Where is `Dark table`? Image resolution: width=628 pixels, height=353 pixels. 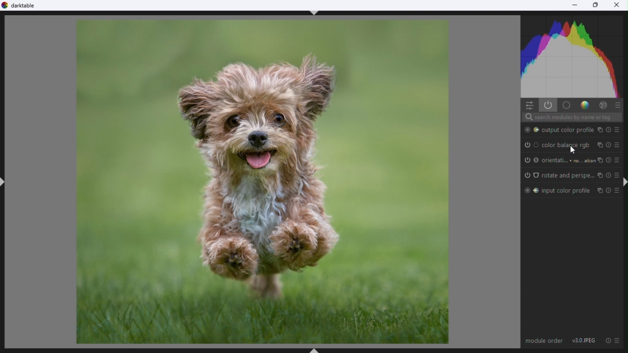
Dark table is located at coordinates (22, 6).